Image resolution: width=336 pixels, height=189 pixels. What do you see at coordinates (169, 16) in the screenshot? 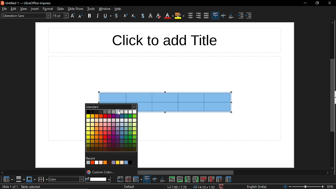
I see `text color` at bounding box center [169, 16].